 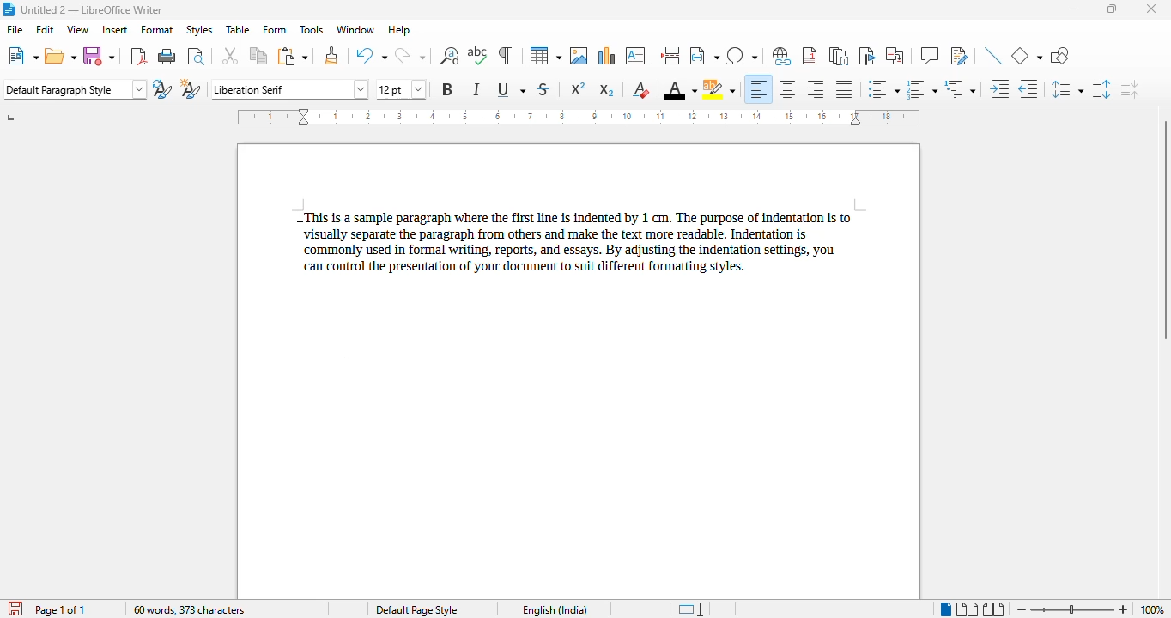 What do you see at coordinates (190, 609) in the screenshot?
I see `word and character count` at bounding box center [190, 609].